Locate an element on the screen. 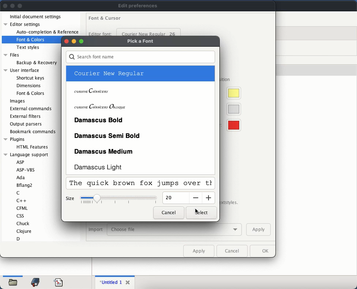 This screenshot has height=289, width=357. external filters is located at coordinates (26, 117).